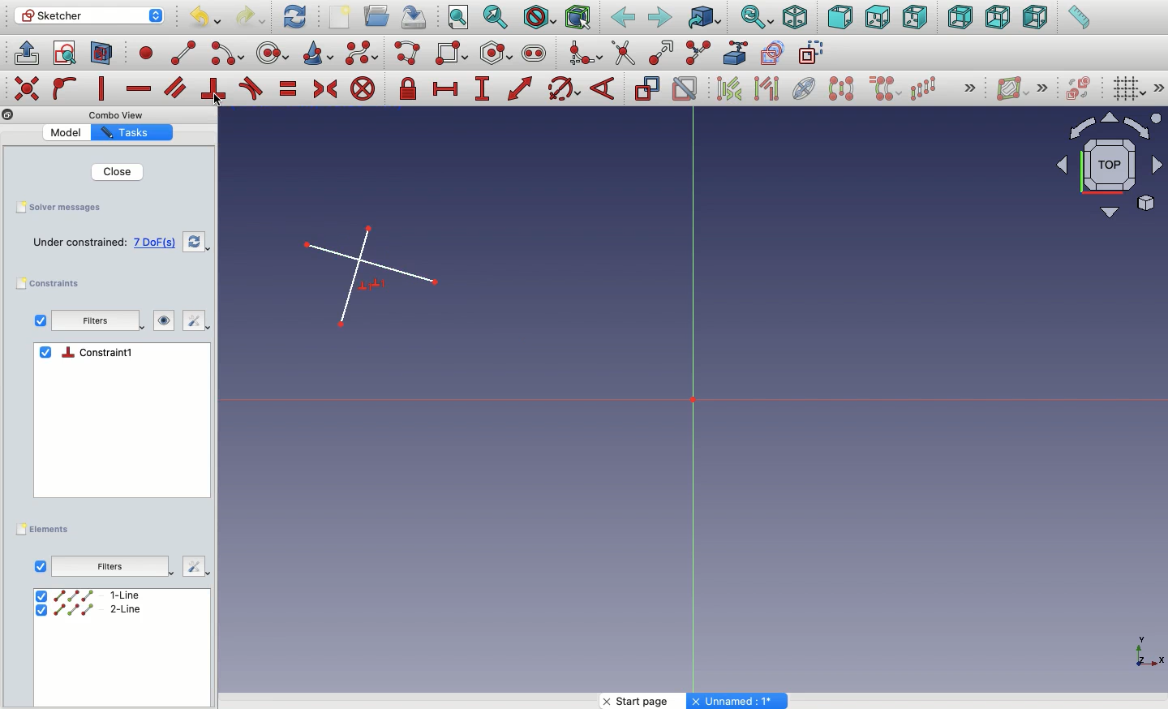  I want to click on Forward, so click(660, 19).